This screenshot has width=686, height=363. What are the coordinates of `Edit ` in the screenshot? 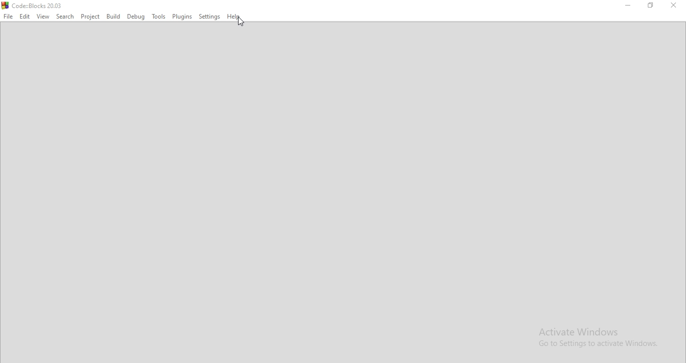 It's located at (25, 17).